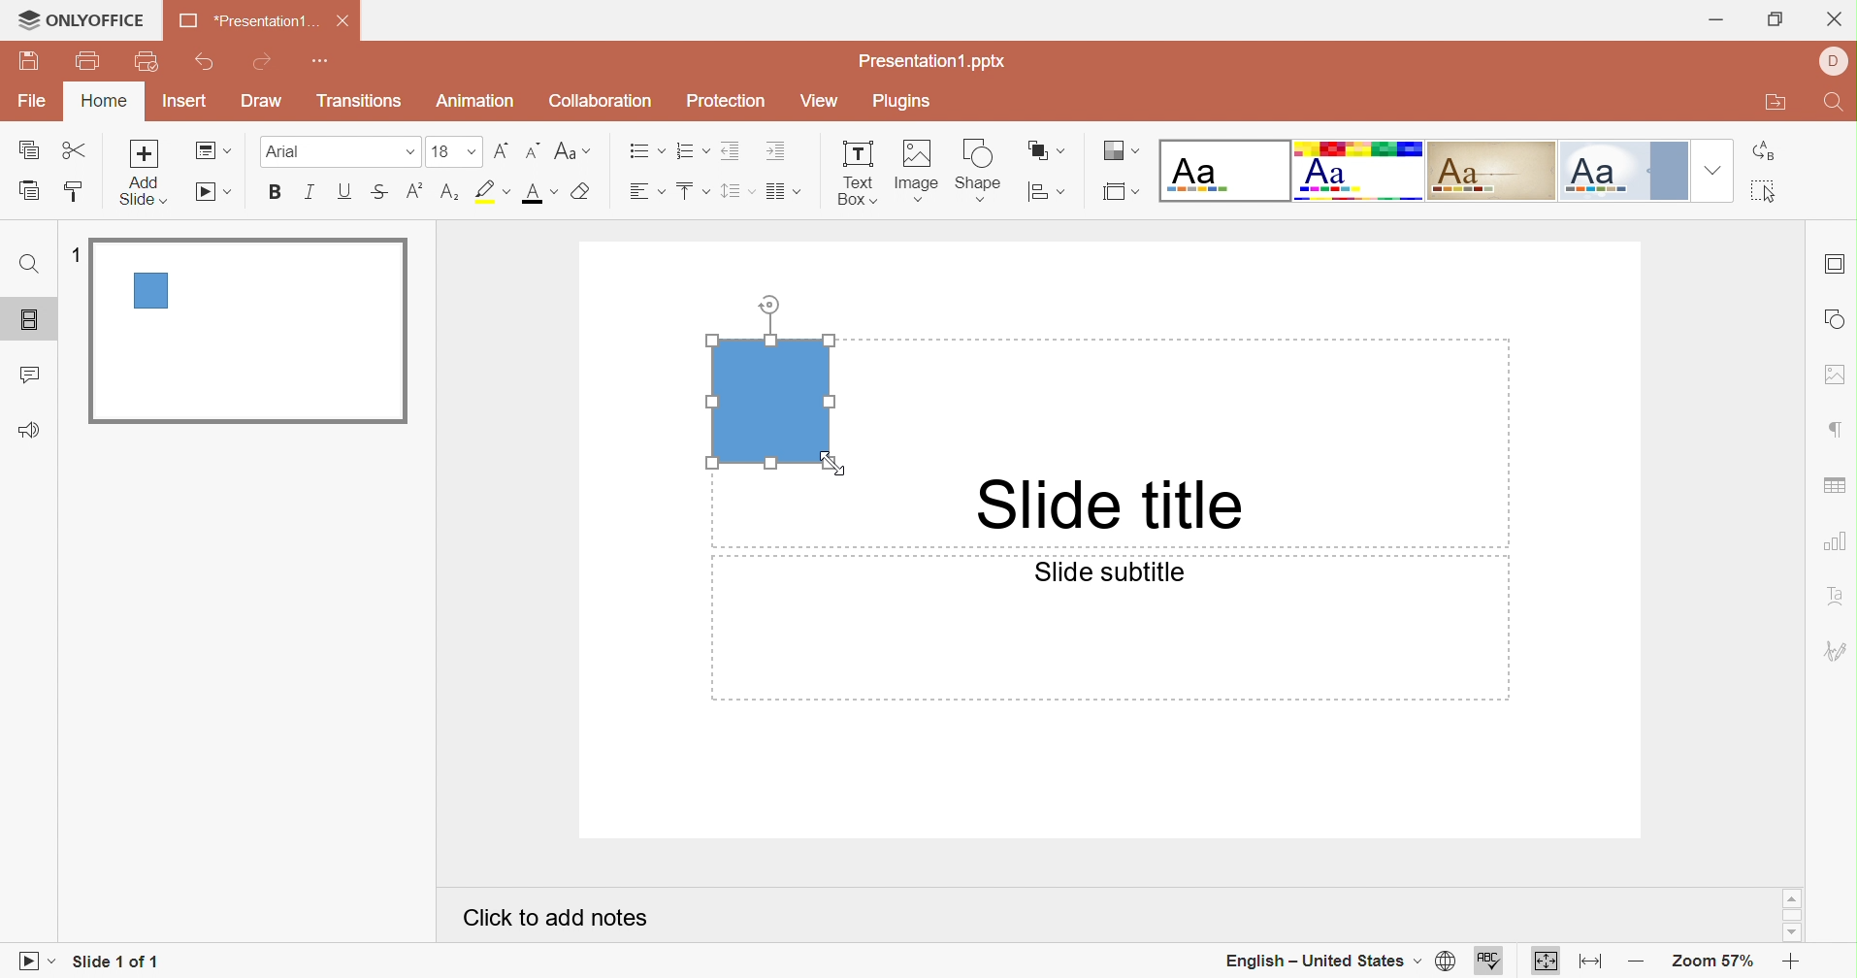 The height and width of the screenshot is (978, 1857). Describe the element at coordinates (1101, 505) in the screenshot. I see `Slide title` at that location.